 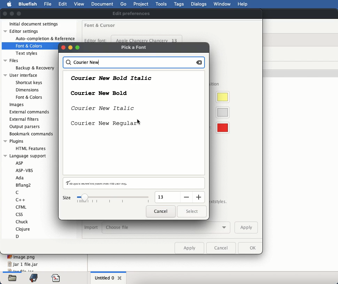 I want to click on editor font, so click(x=96, y=42).